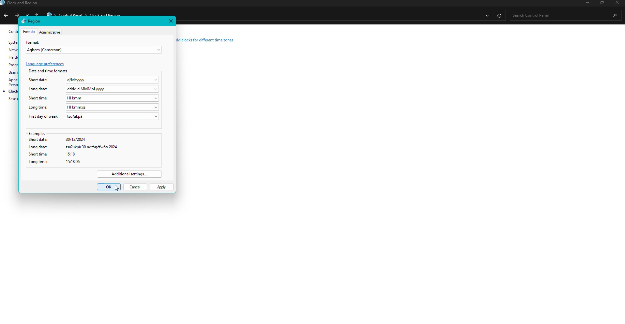 This screenshot has height=324, width=625. Describe the element at coordinates (109, 187) in the screenshot. I see `OK` at that location.